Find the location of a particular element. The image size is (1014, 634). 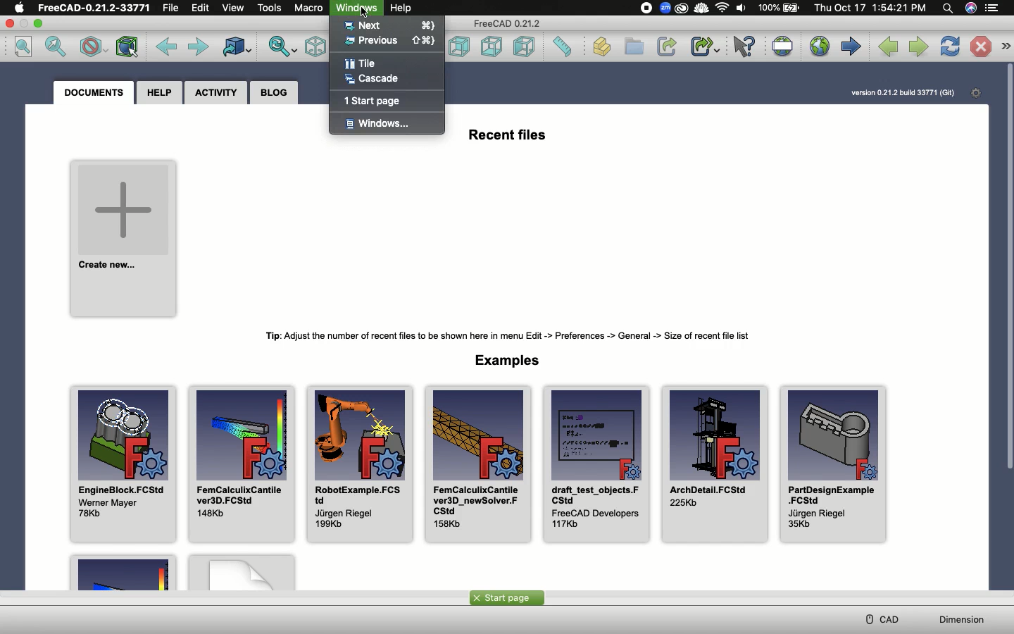

Next is located at coordinates (391, 26).